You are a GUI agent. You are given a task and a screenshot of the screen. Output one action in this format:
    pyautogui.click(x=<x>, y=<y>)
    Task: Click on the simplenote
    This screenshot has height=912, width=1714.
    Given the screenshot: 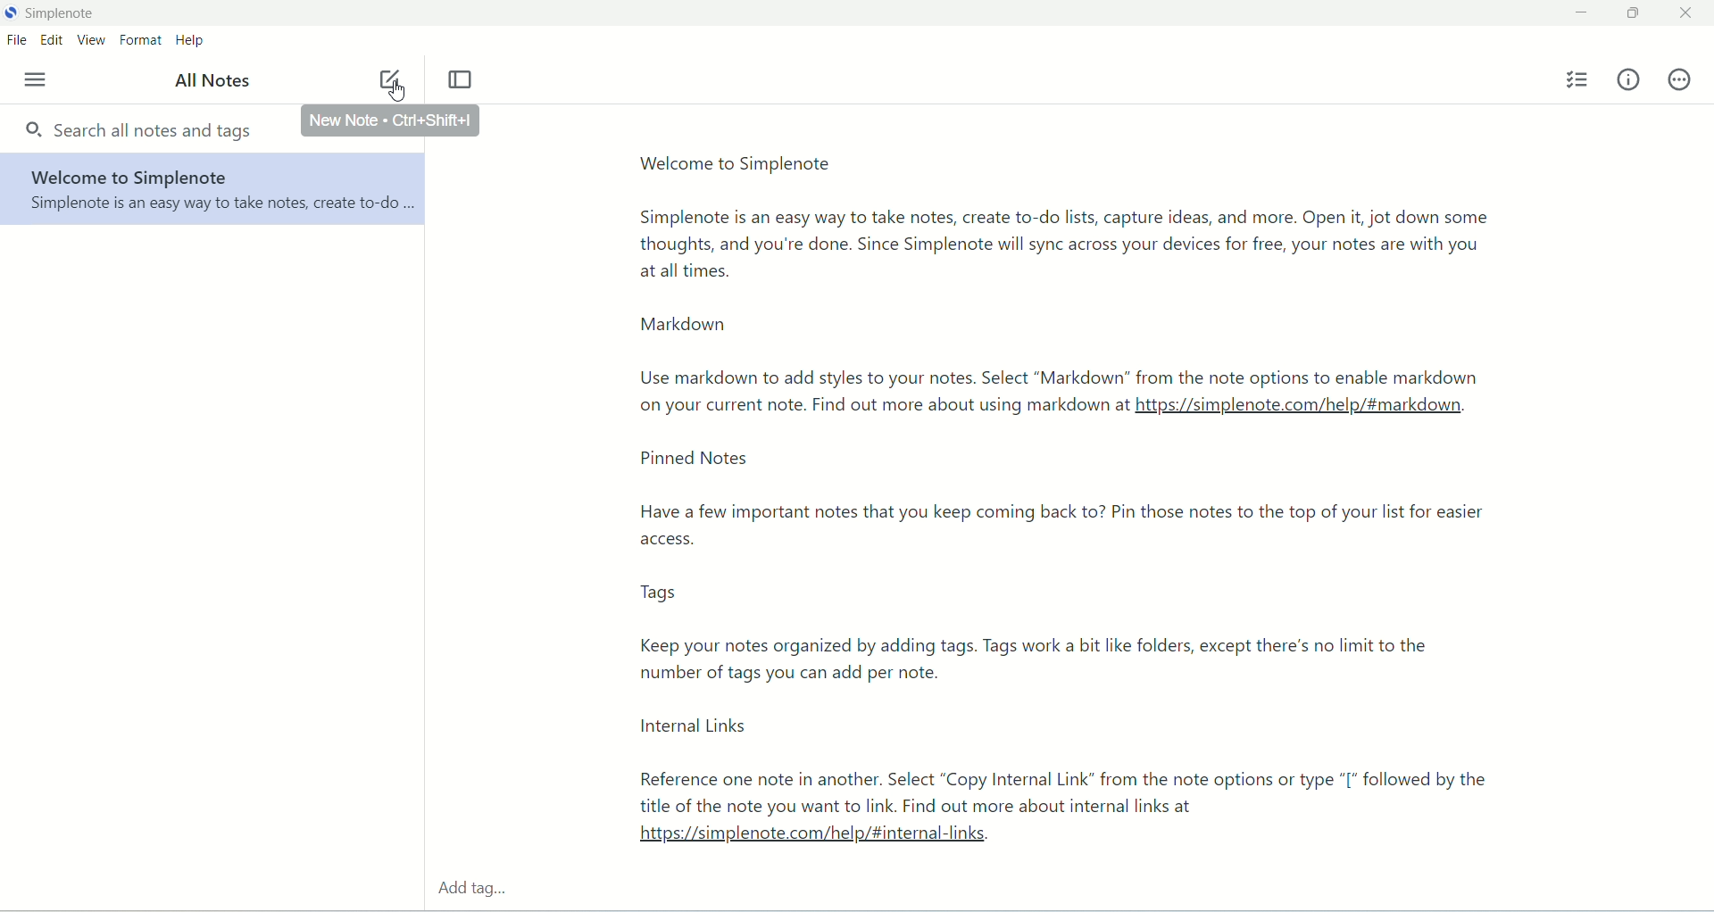 What is the action you would take?
    pyautogui.click(x=62, y=16)
    